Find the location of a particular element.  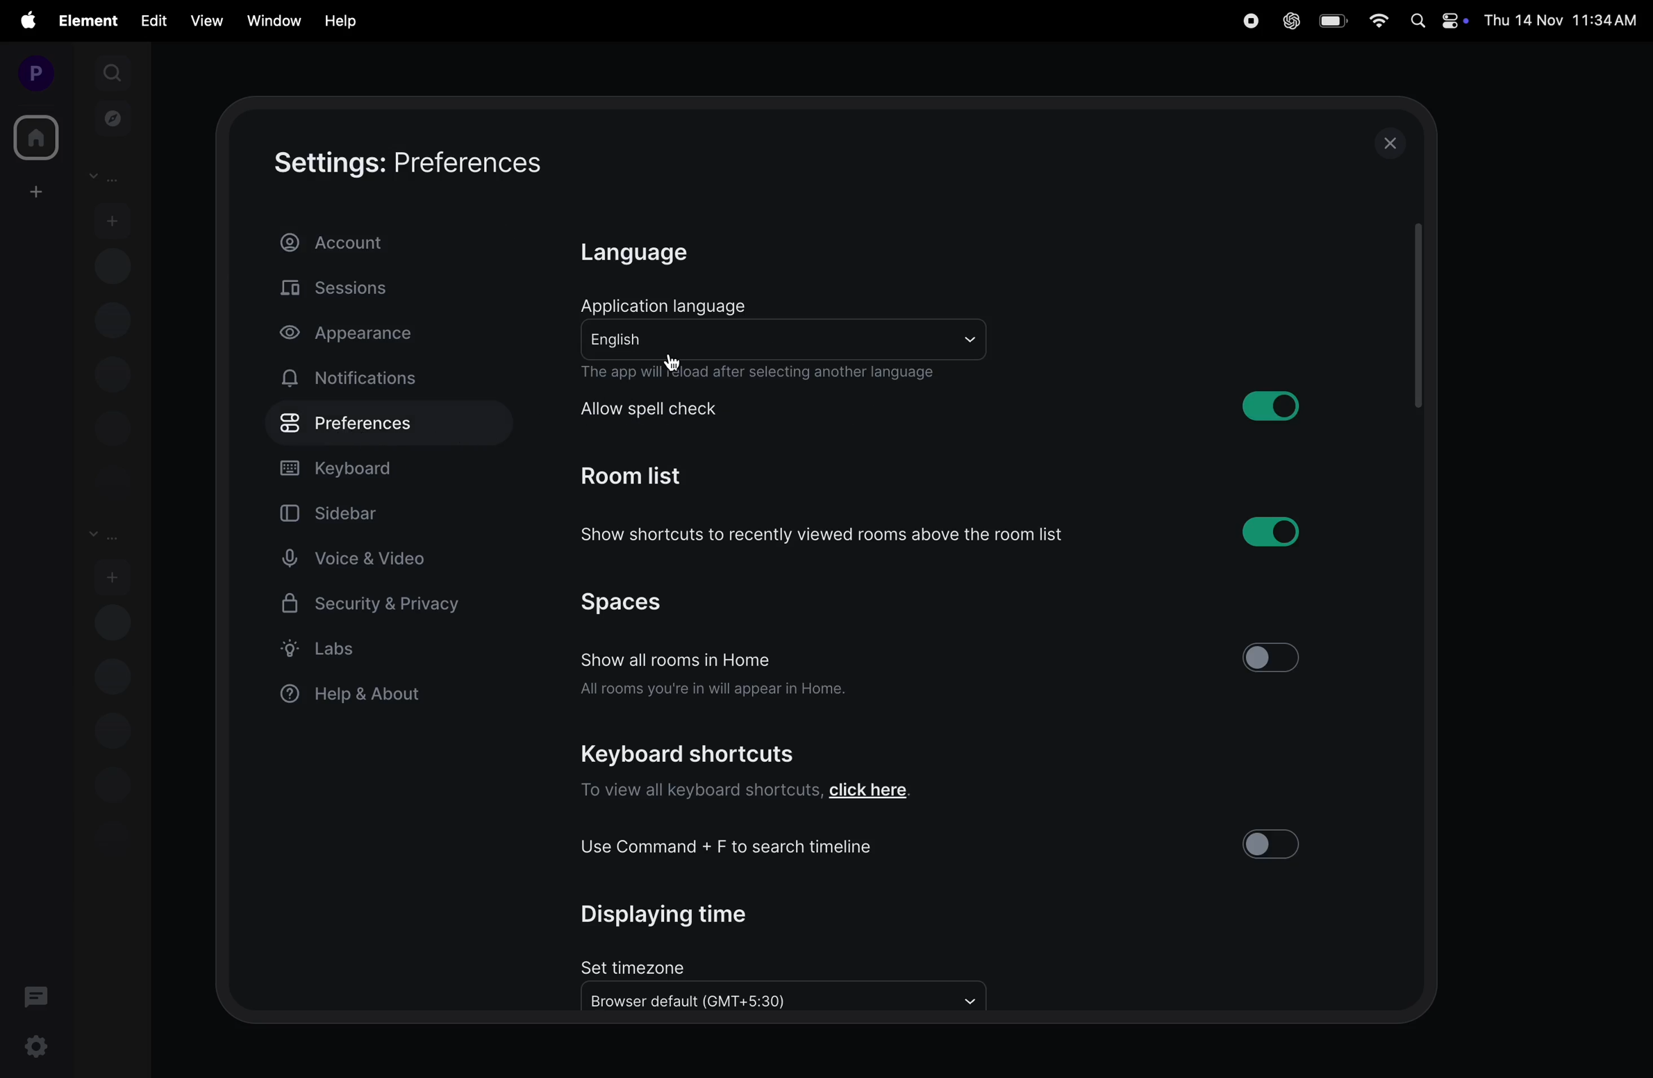

keyboard is located at coordinates (370, 471).